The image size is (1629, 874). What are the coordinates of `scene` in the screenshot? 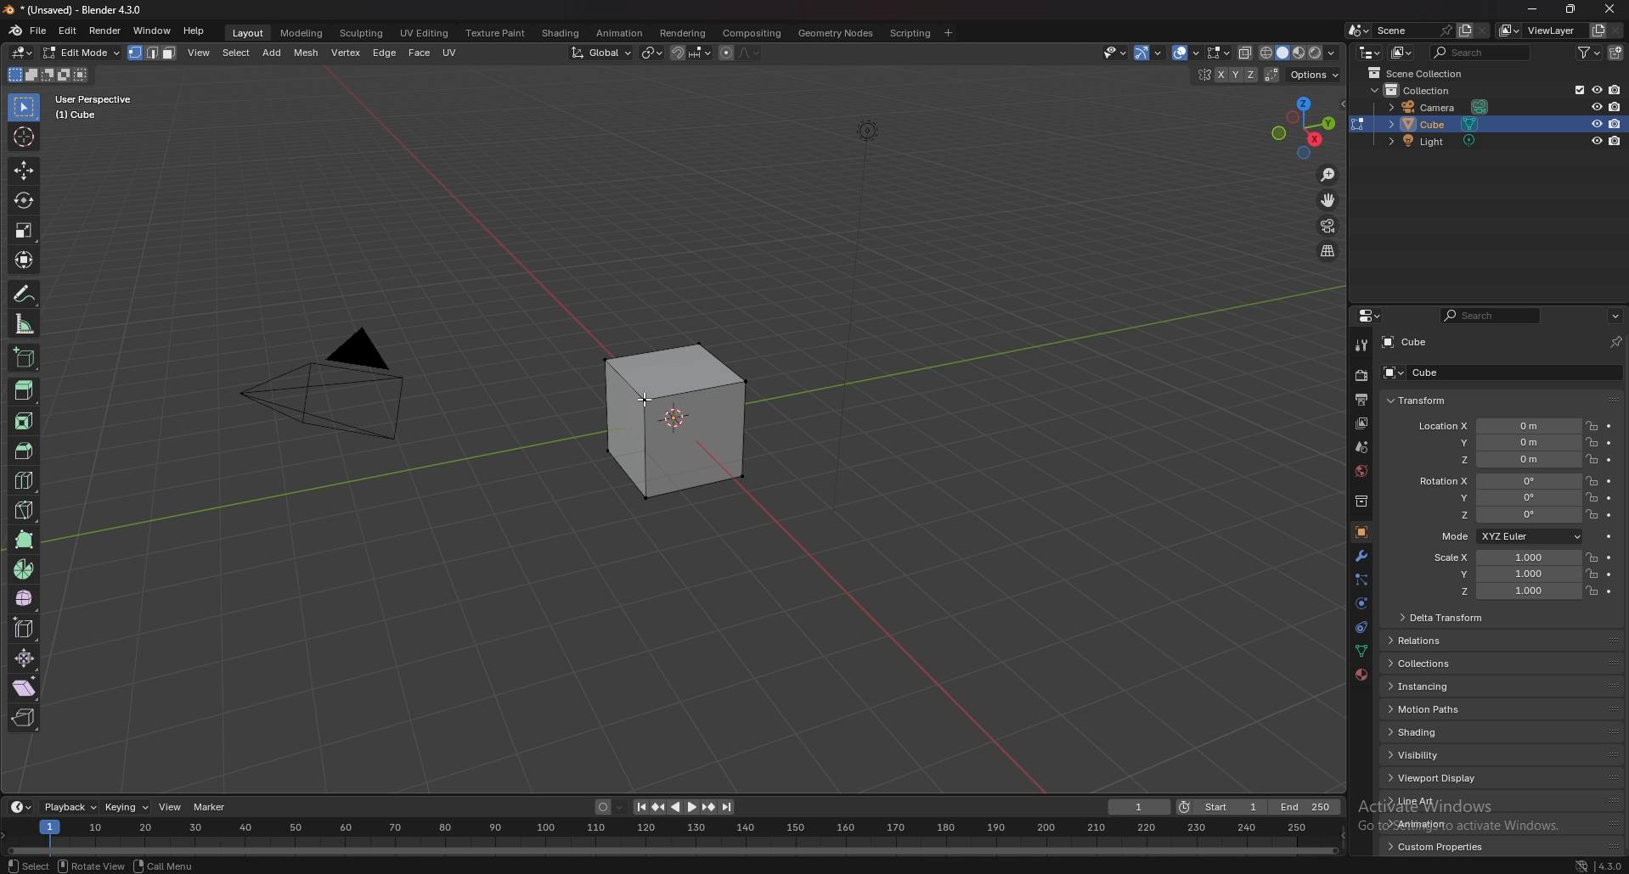 It's located at (1414, 31).